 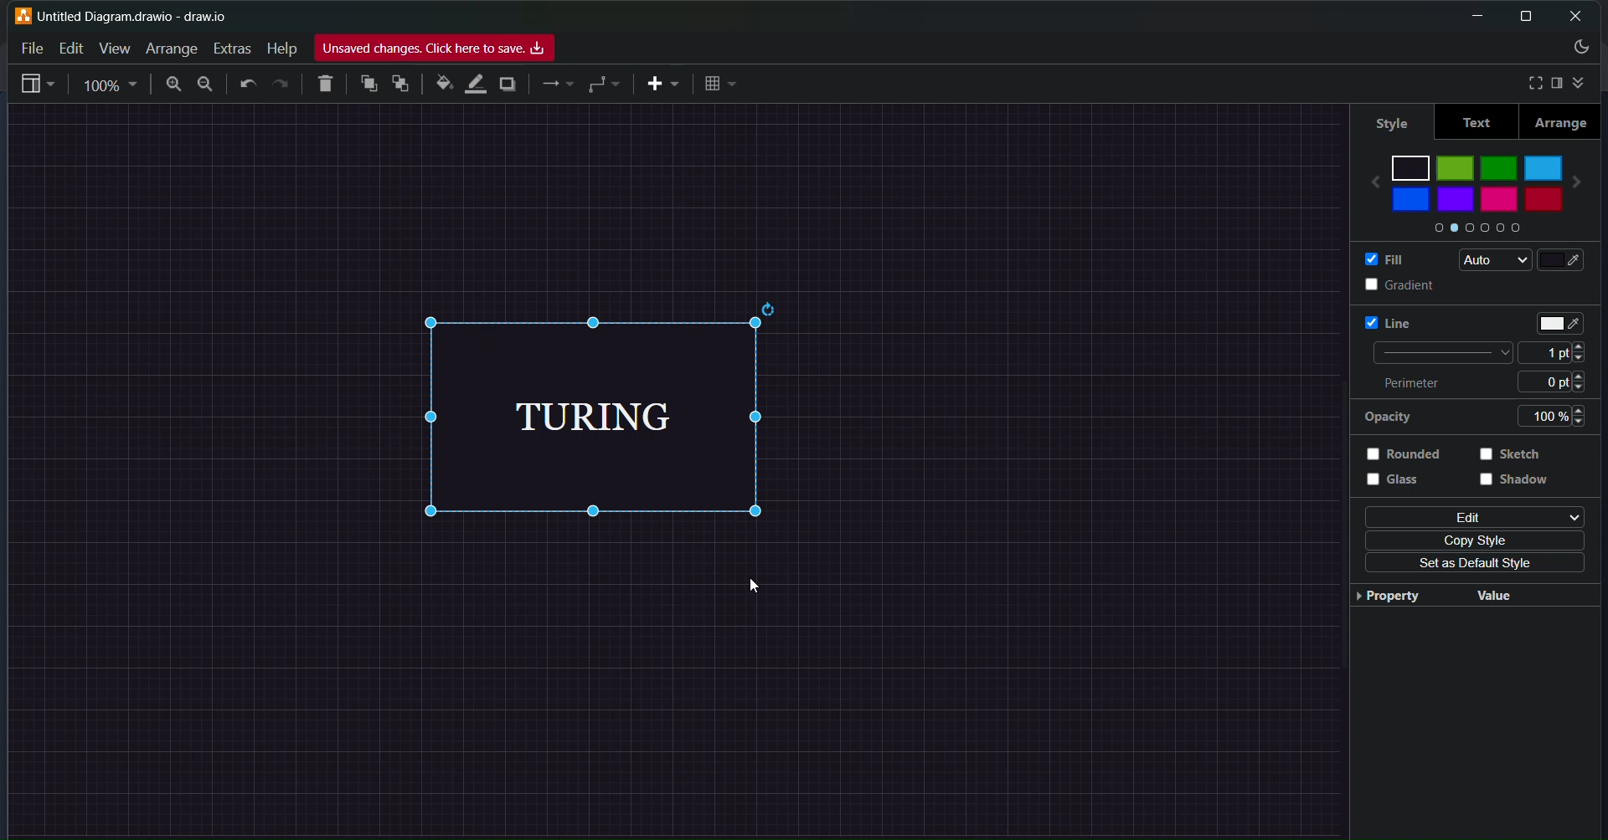 What do you see at coordinates (143, 14) in the screenshot?
I see `untitled Diagram.drawio - draw.io` at bounding box center [143, 14].